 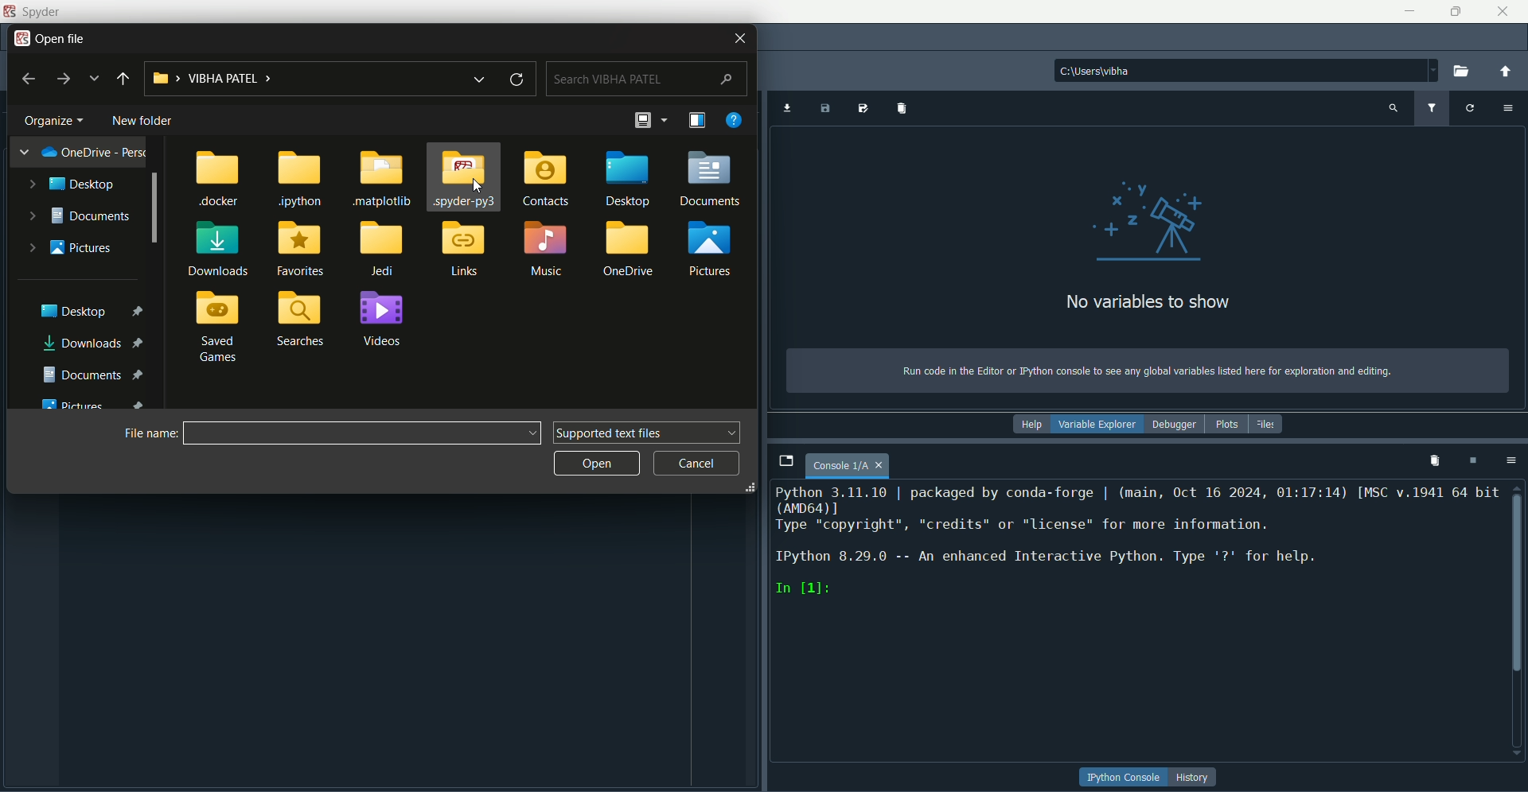 What do you see at coordinates (548, 178) in the screenshot?
I see `folder` at bounding box center [548, 178].